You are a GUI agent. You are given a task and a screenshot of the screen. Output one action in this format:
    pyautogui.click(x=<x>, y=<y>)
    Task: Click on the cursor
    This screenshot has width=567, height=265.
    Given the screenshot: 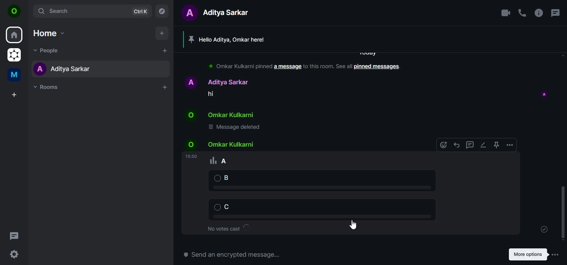 What is the action you would take?
    pyautogui.click(x=353, y=224)
    